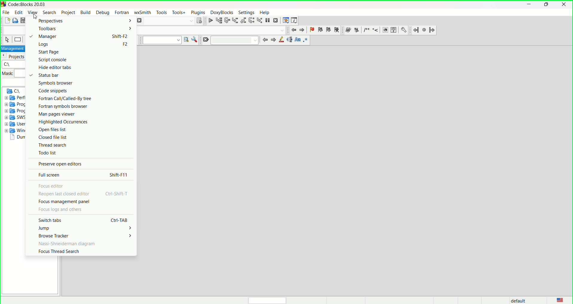 Image resolution: width=573 pixels, height=304 pixels. What do you see at coordinates (212, 30) in the screenshot?
I see `Code completion compiler` at bounding box center [212, 30].